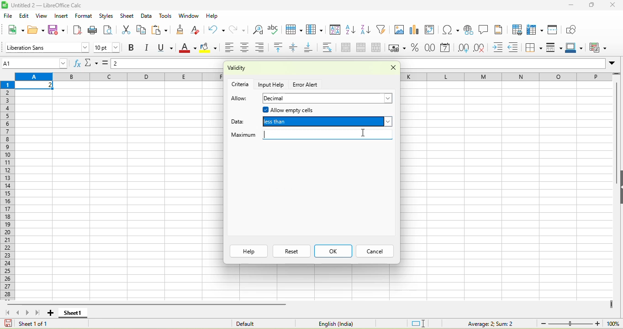 The width and height of the screenshot is (623, 329). I want to click on sheet 1, so click(72, 313).